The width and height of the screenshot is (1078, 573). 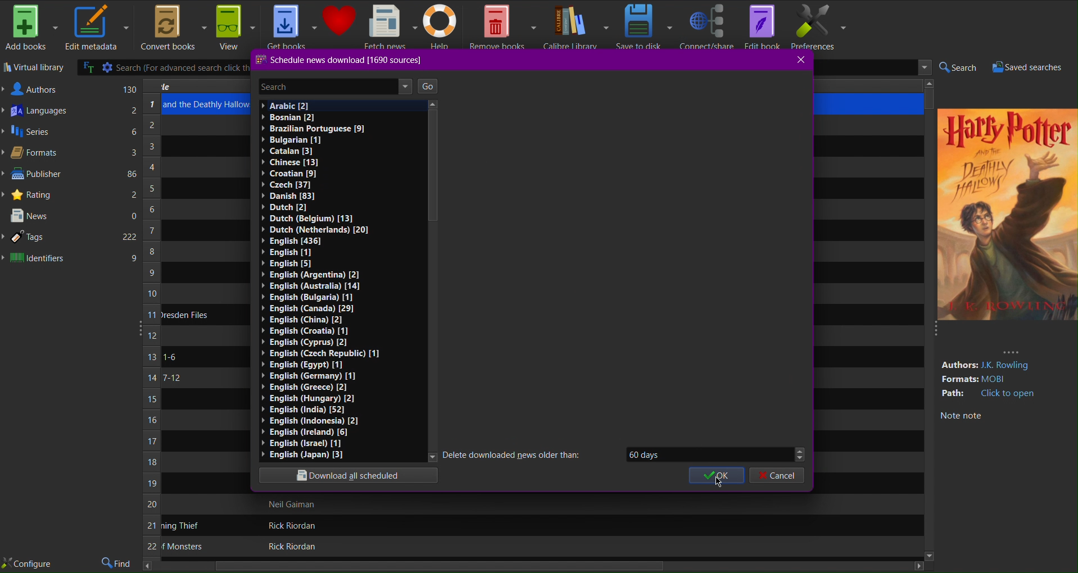 I want to click on english (Crotia) | 1], so click(x=306, y=331).